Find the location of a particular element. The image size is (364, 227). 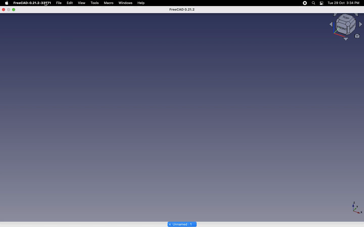

FreeCAD 0.21.2 is located at coordinates (182, 10).